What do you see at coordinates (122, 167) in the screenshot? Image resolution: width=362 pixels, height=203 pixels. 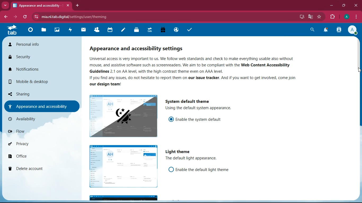 I see `image` at bounding box center [122, 167].